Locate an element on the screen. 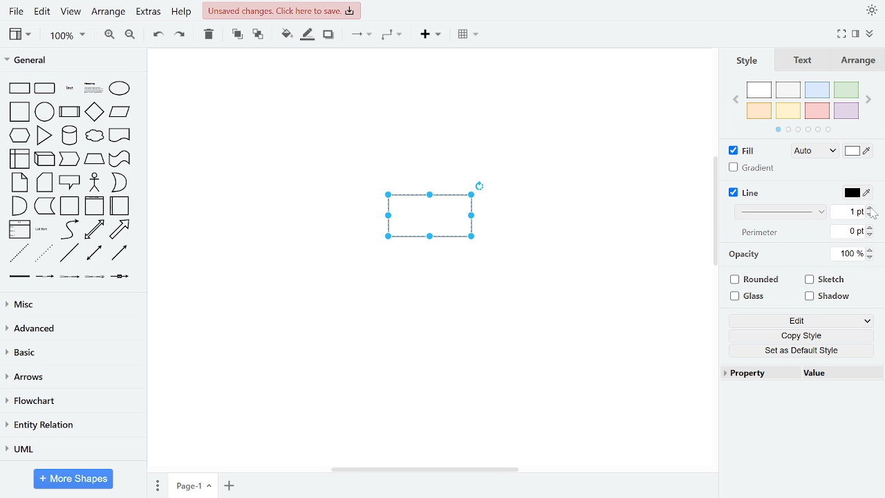 This screenshot has width=885, height=498. general shapes is located at coordinates (93, 182).